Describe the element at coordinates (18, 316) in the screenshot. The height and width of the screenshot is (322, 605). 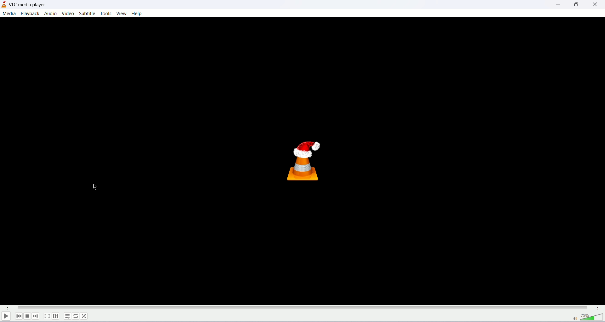
I see `previous track` at that location.